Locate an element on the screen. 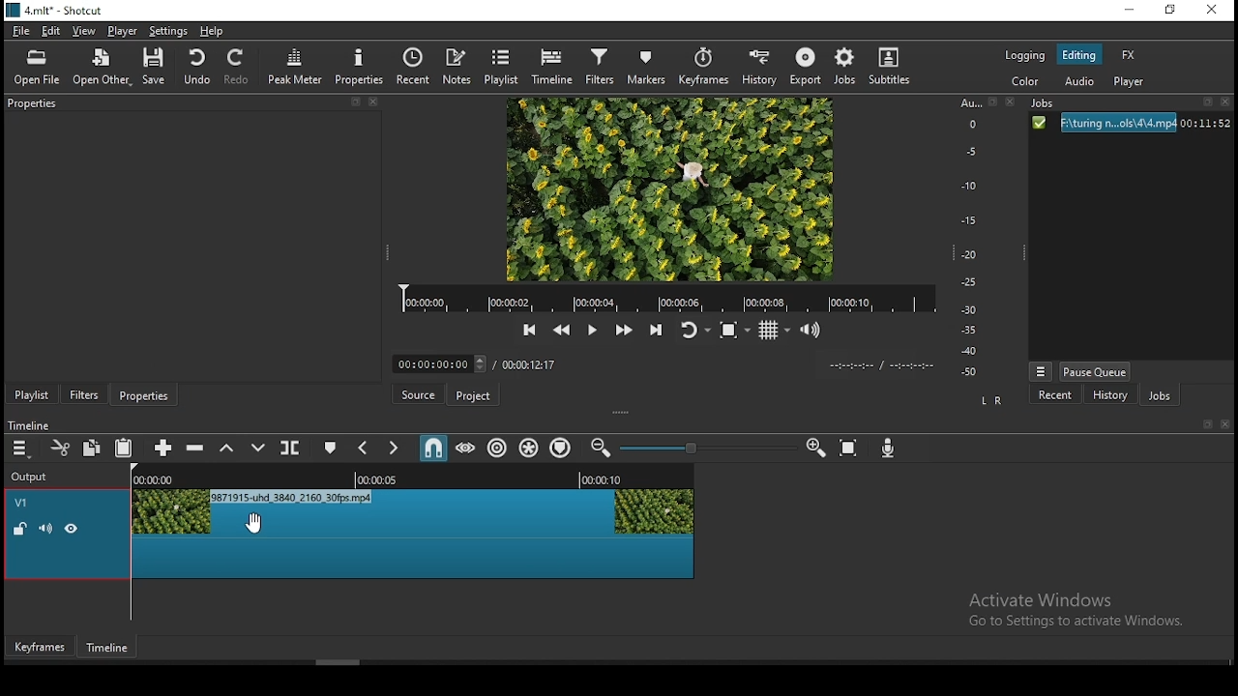  scale is located at coordinates (973, 239).